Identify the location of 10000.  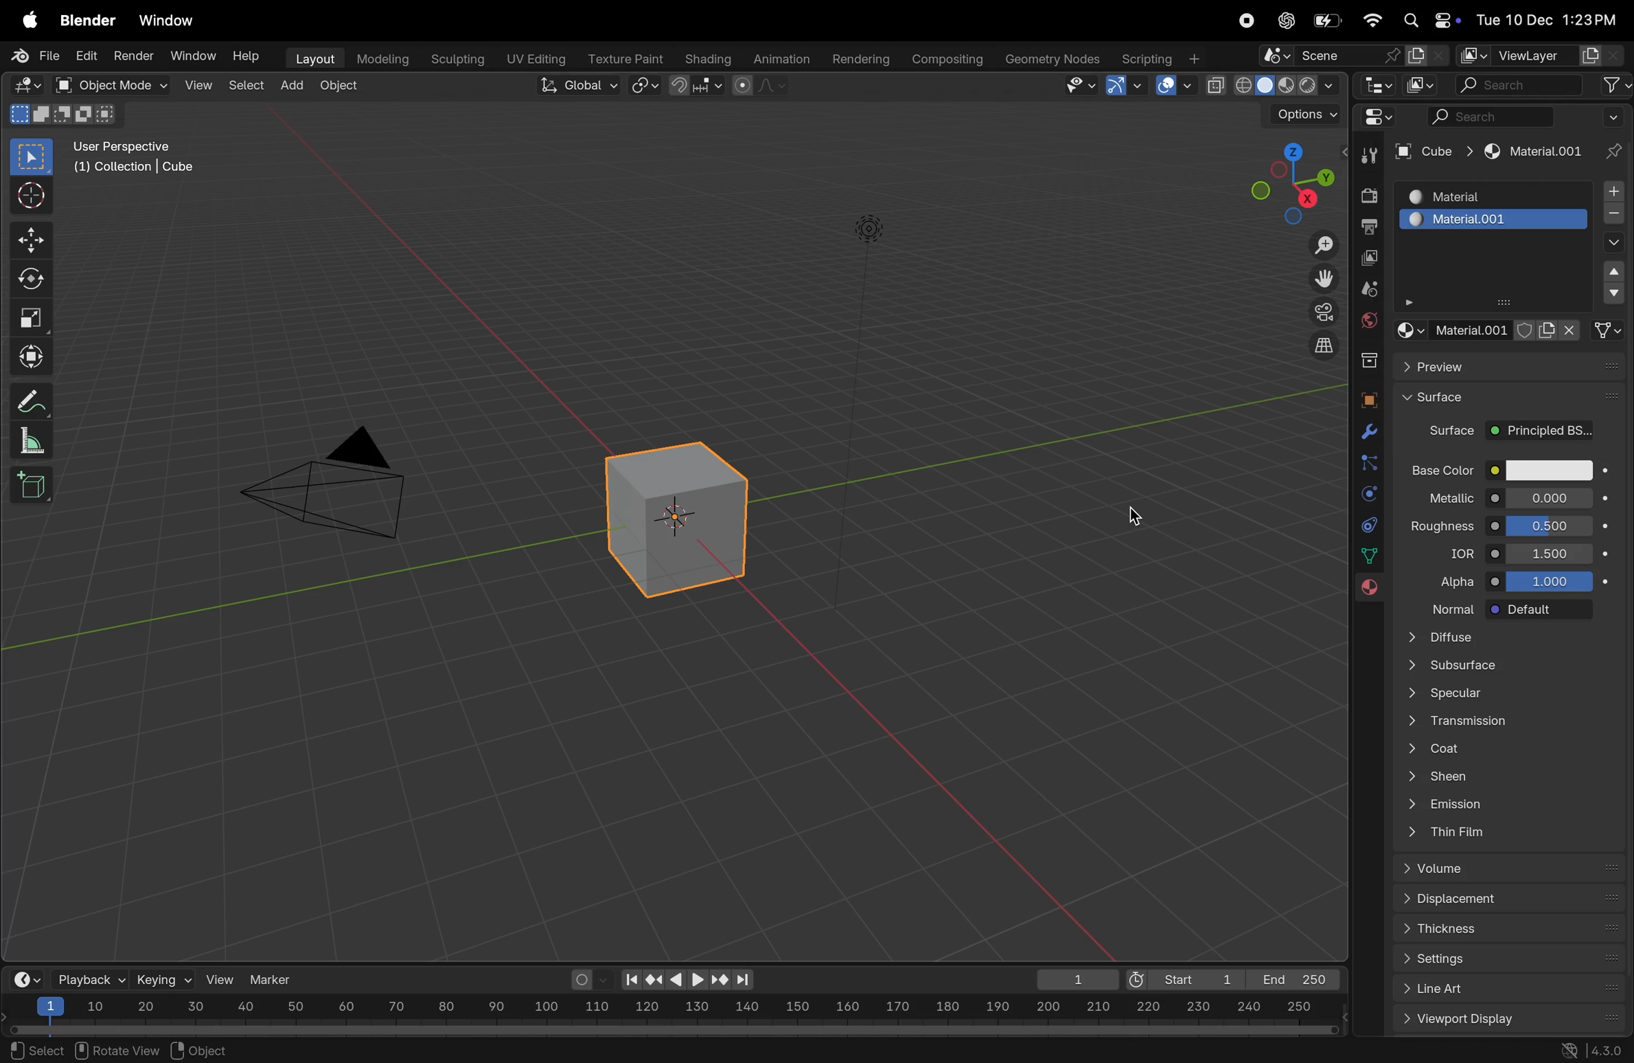
(1549, 580).